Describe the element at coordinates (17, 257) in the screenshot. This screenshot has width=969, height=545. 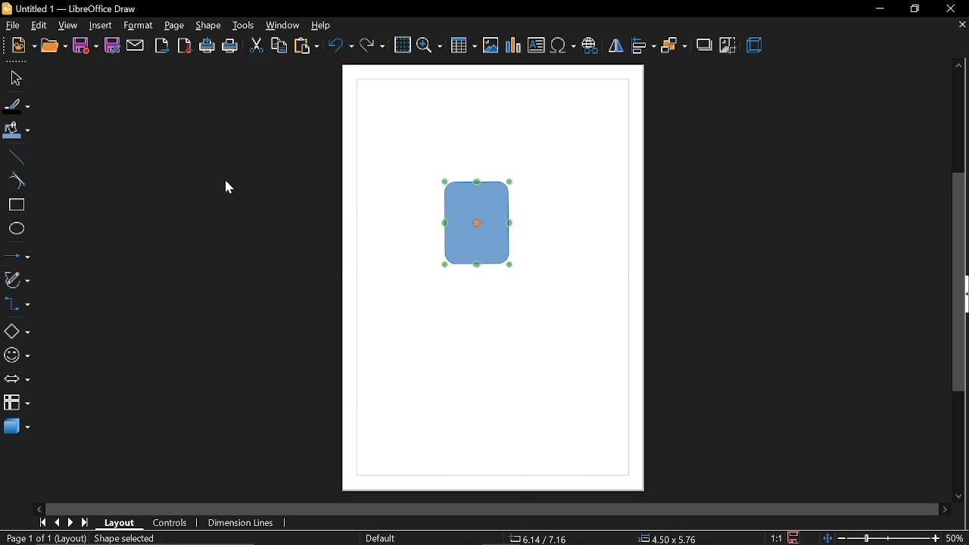
I see `lines and arrows` at that location.